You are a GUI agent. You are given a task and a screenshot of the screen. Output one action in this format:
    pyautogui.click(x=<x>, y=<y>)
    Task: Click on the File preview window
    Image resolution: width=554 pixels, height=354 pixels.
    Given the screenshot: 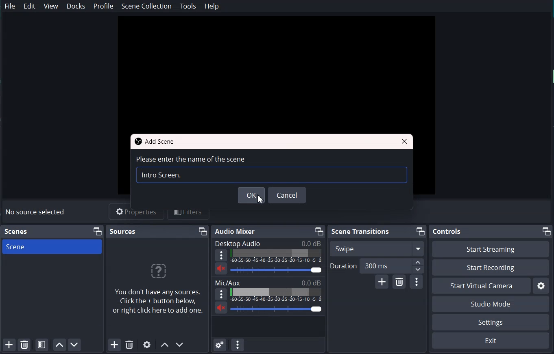 What is the action you would take?
    pyautogui.click(x=276, y=71)
    